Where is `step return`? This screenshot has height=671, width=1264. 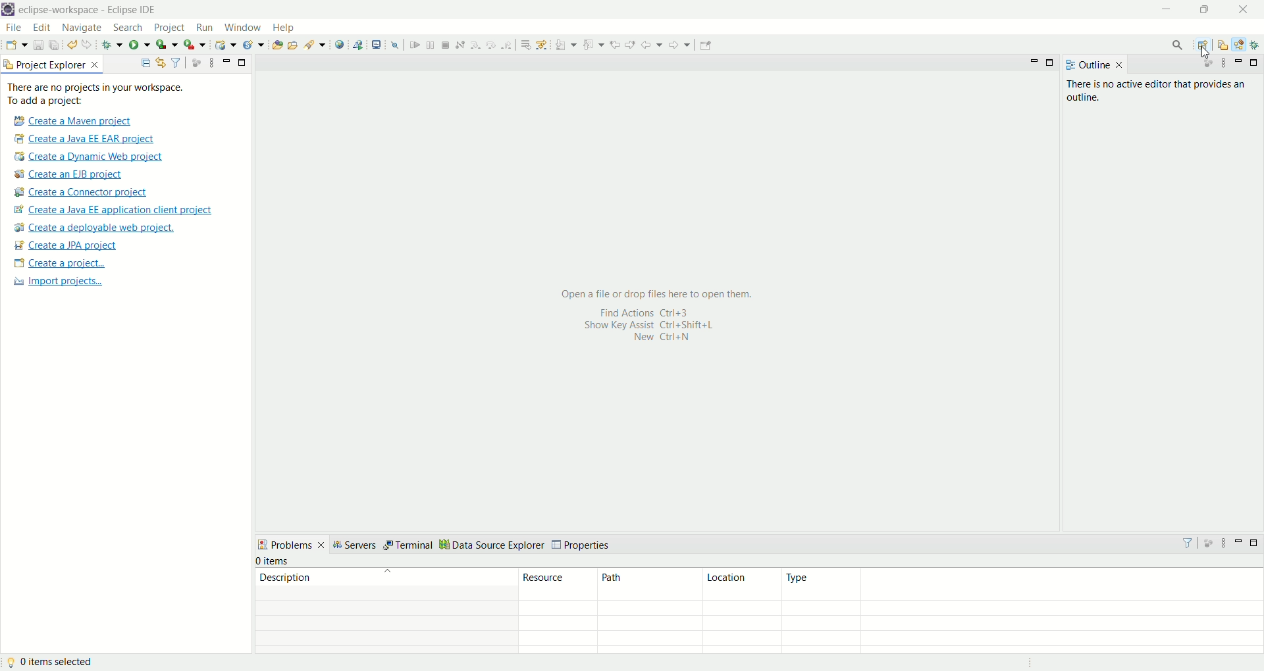
step return is located at coordinates (508, 45).